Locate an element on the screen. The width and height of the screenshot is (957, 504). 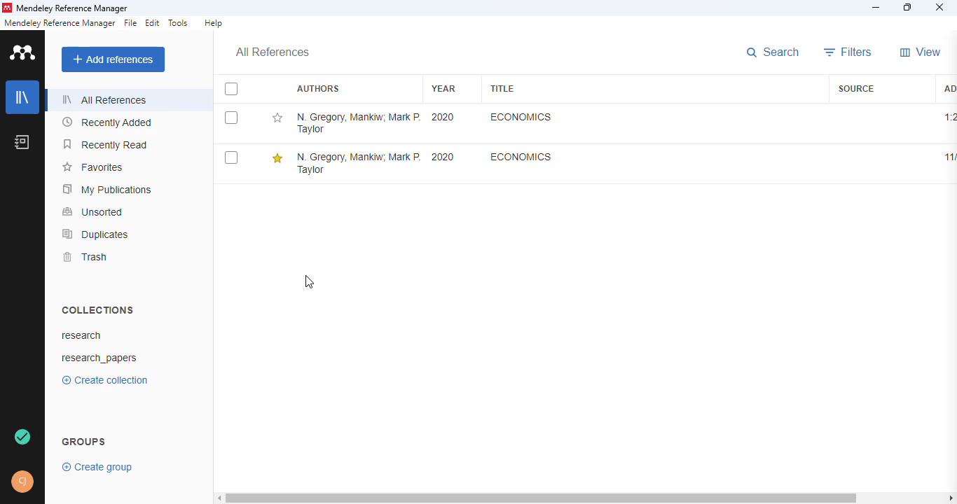
N. Gregory Mankiw, Mark P. Taylor is located at coordinates (358, 162).